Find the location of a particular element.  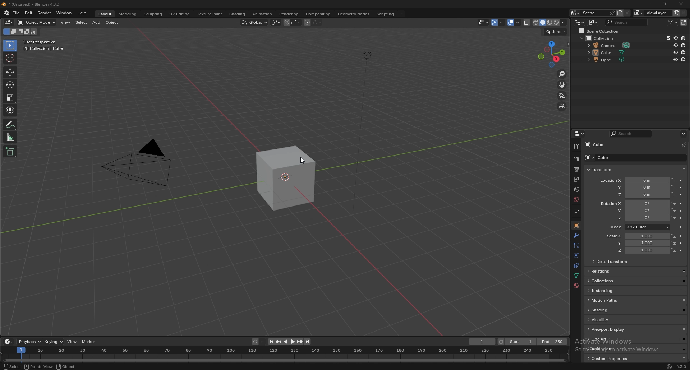

proportional editing falloff is located at coordinates (317, 22).